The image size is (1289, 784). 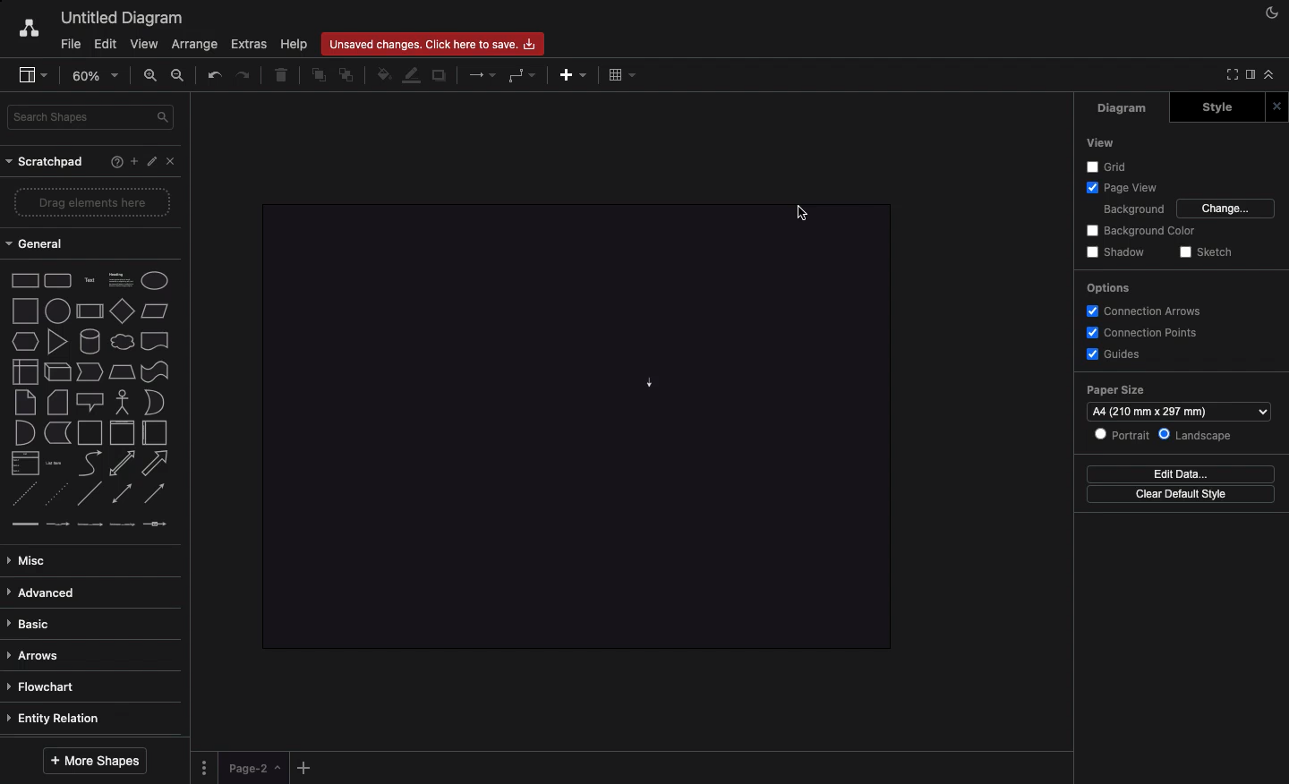 I want to click on Cursor, so click(x=807, y=215).